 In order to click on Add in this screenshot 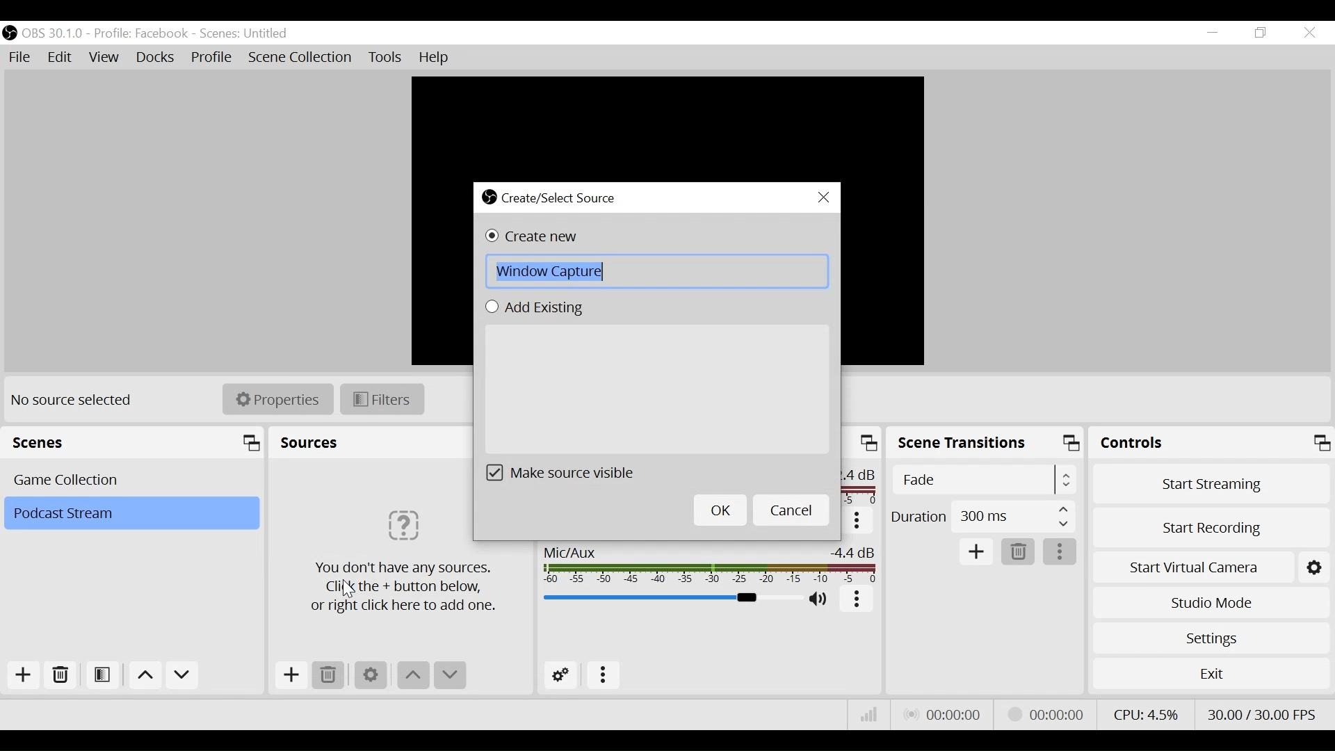, I will do `click(22, 675)`.